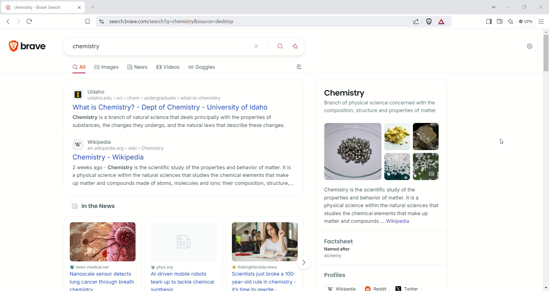 This screenshot has height=291, width=549. What do you see at coordinates (206, 68) in the screenshot?
I see `Goggles` at bounding box center [206, 68].